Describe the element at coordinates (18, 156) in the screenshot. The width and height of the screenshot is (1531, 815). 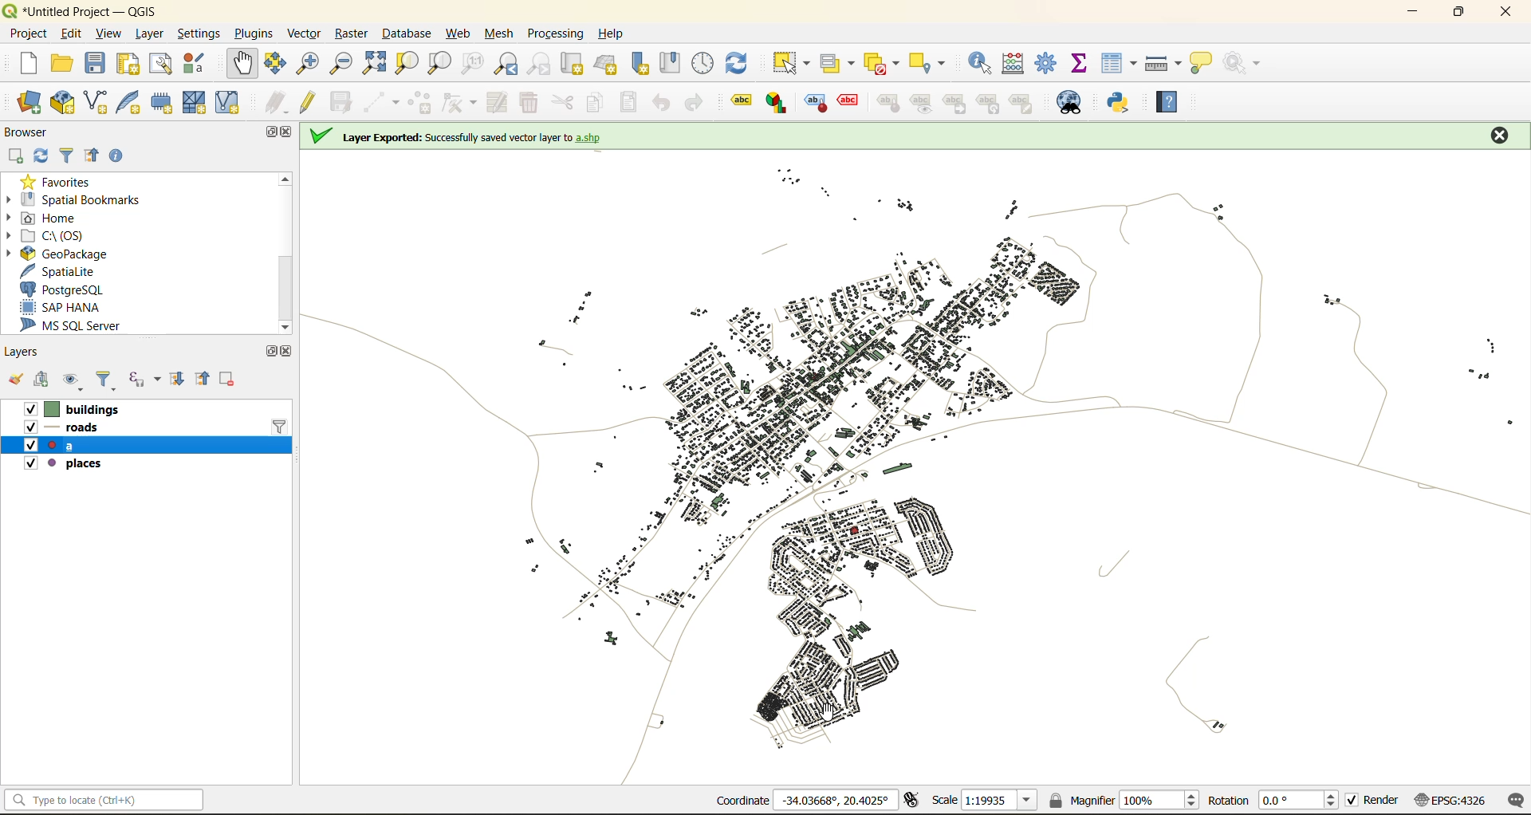
I see `add` at that location.